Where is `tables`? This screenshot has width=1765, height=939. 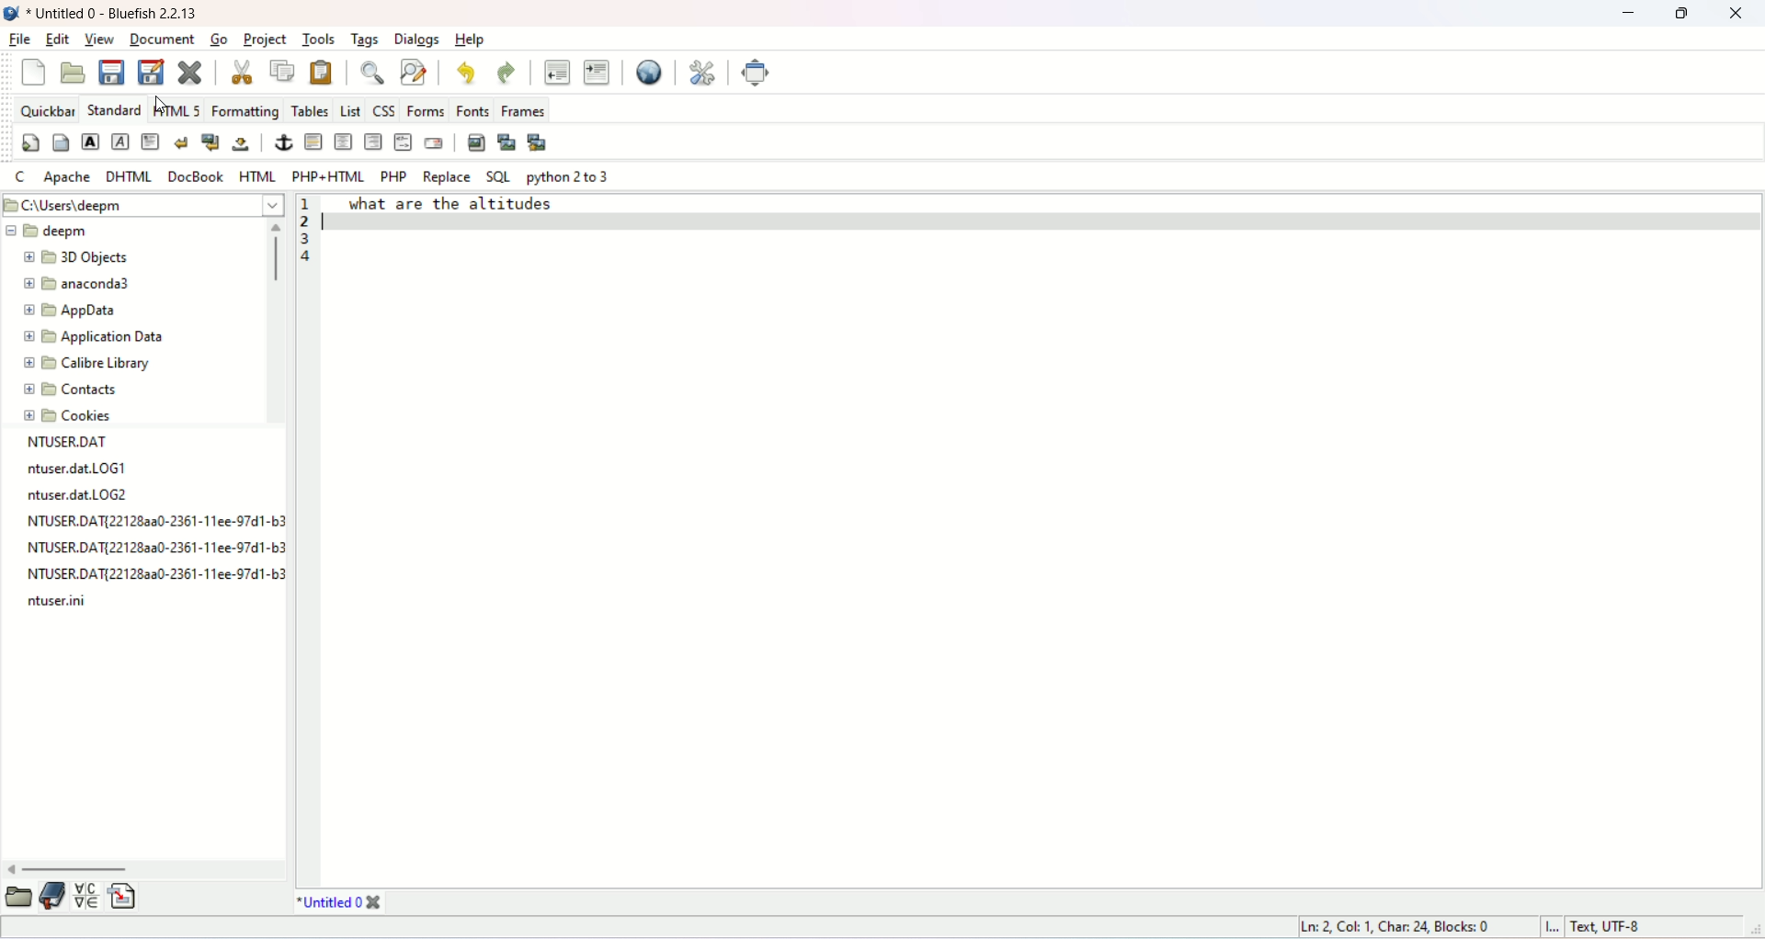
tables is located at coordinates (308, 110).